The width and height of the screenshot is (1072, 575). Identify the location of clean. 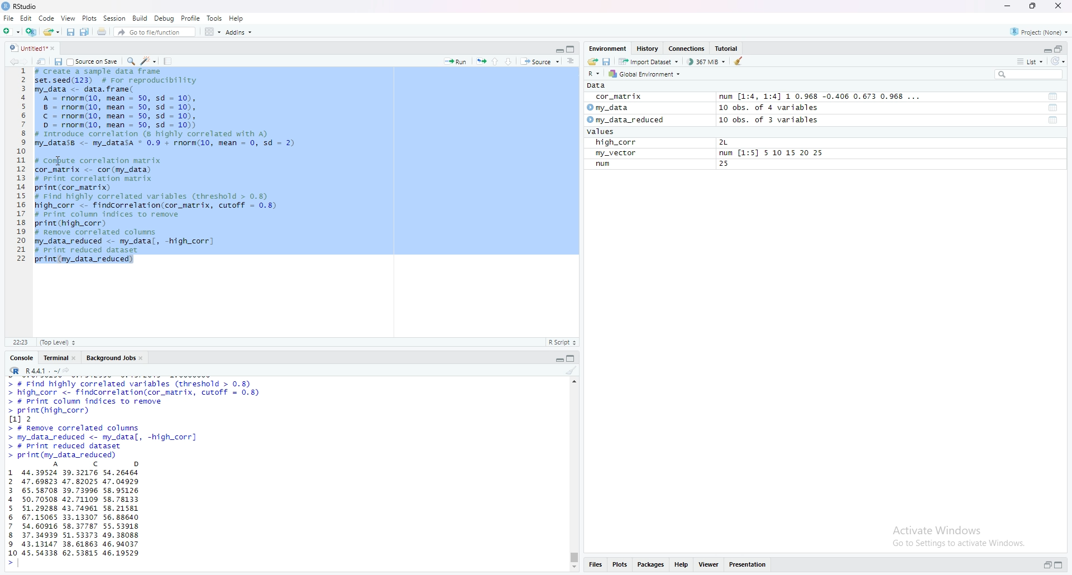
(572, 370).